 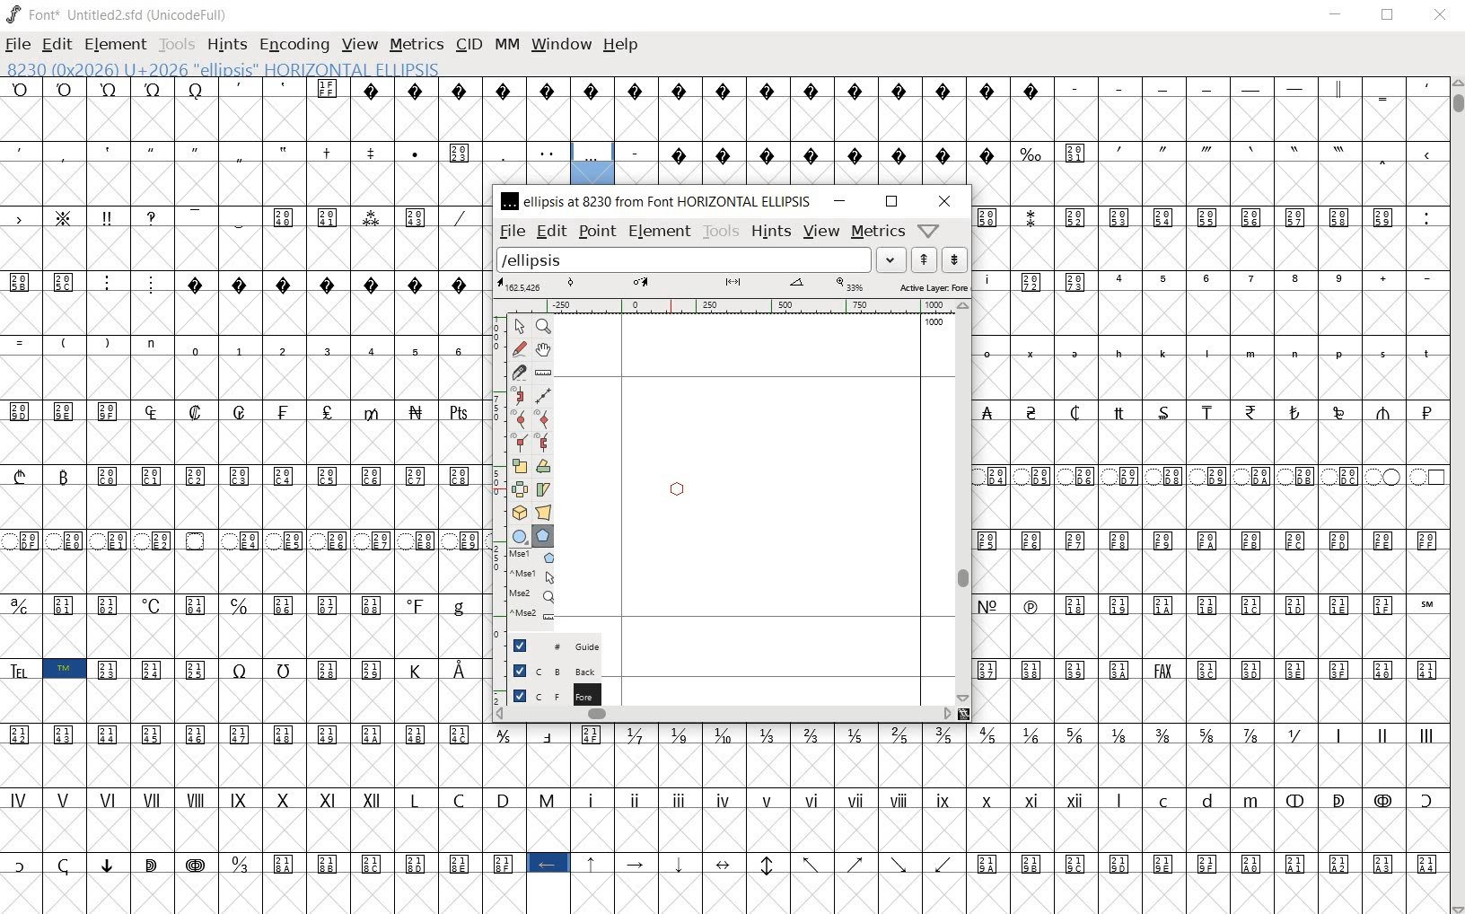 What do you see at coordinates (1334, 15) in the screenshot?
I see `MINIMIZE` at bounding box center [1334, 15].